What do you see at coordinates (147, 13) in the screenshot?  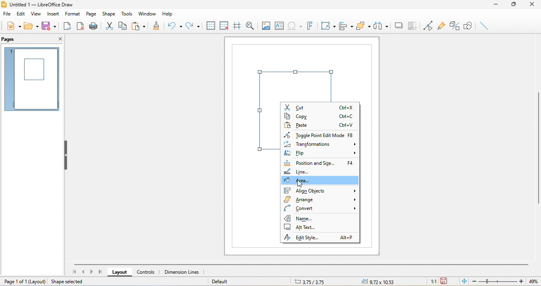 I see `window` at bounding box center [147, 13].